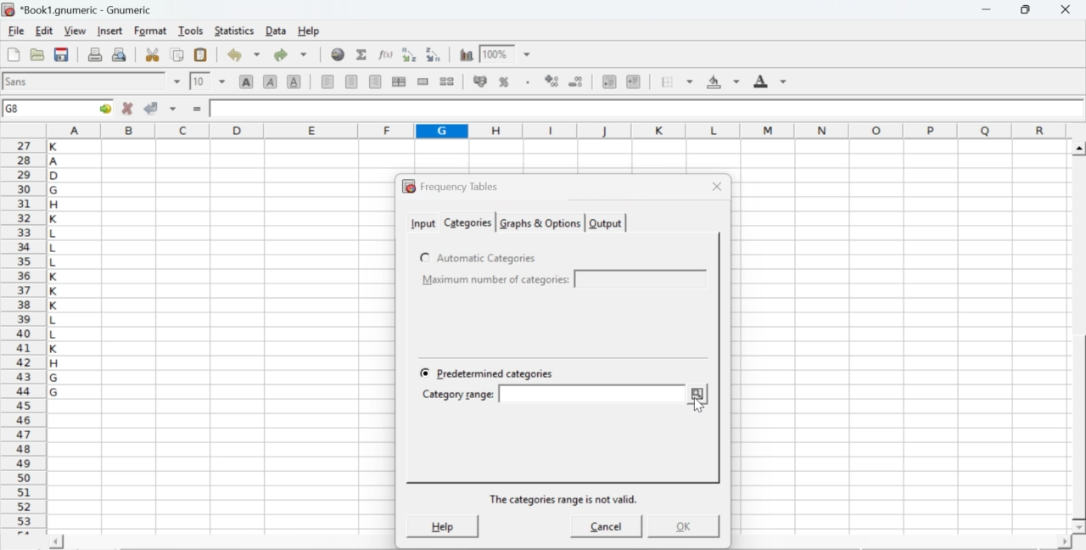 Image resolution: width=1086 pixels, height=550 pixels. Describe the element at coordinates (199, 81) in the screenshot. I see `10` at that location.